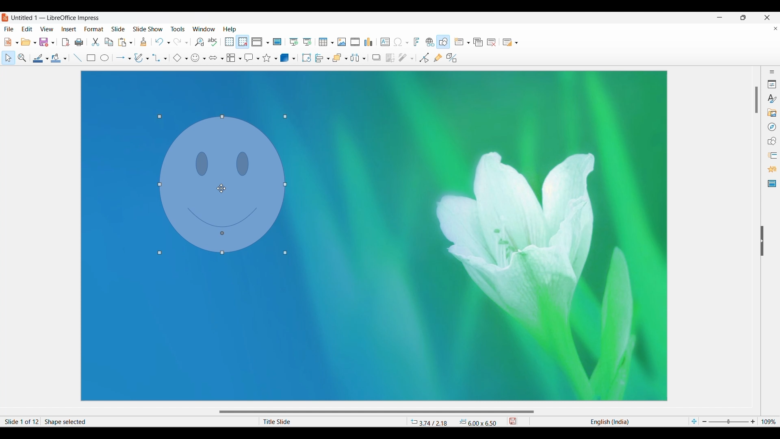 The height and width of the screenshot is (439, 780). Describe the element at coordinates (431, 422) in the screenshot. I see `3.74 / 2.18` at that location.